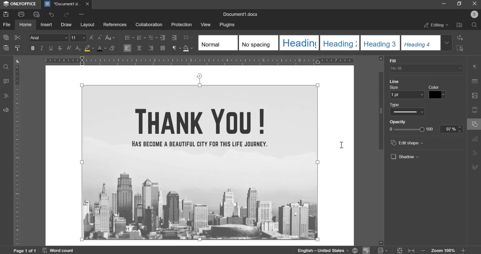 This screenshot has width=481, height=254. I want to click on customize, so click(82, 15).